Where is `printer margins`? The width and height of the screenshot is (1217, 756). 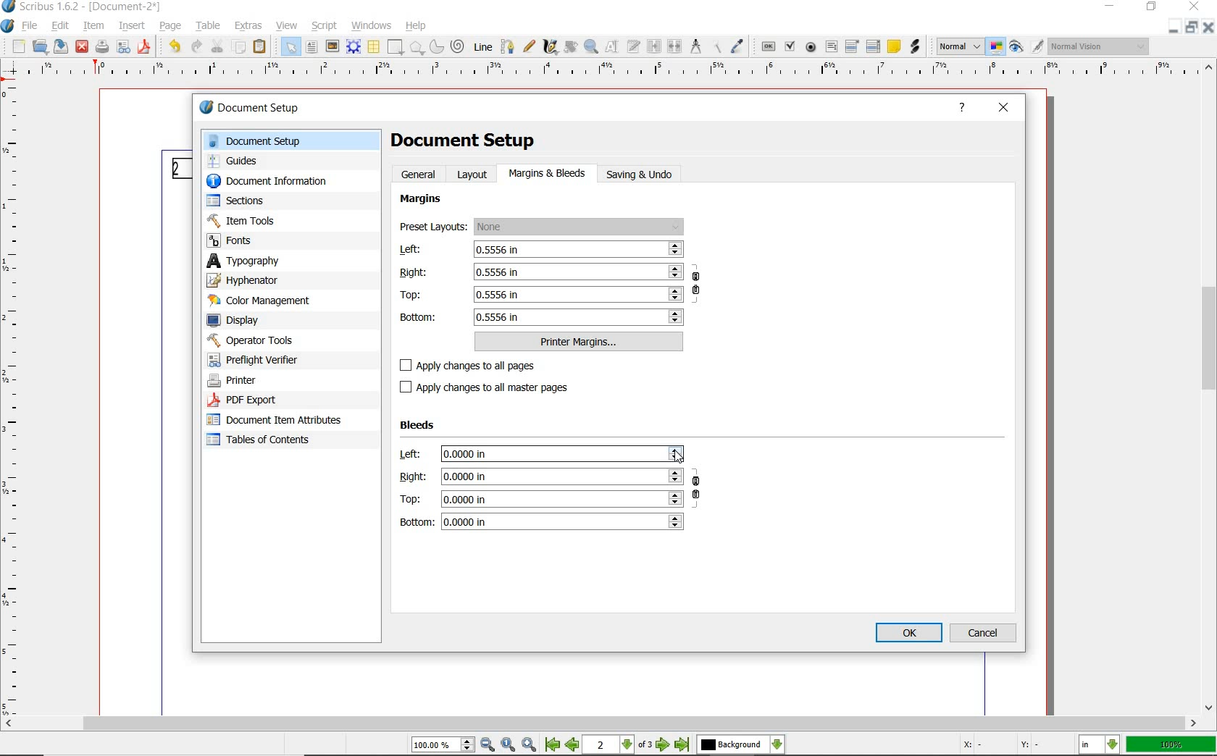 printer margins is located at coordinates (580, 342).